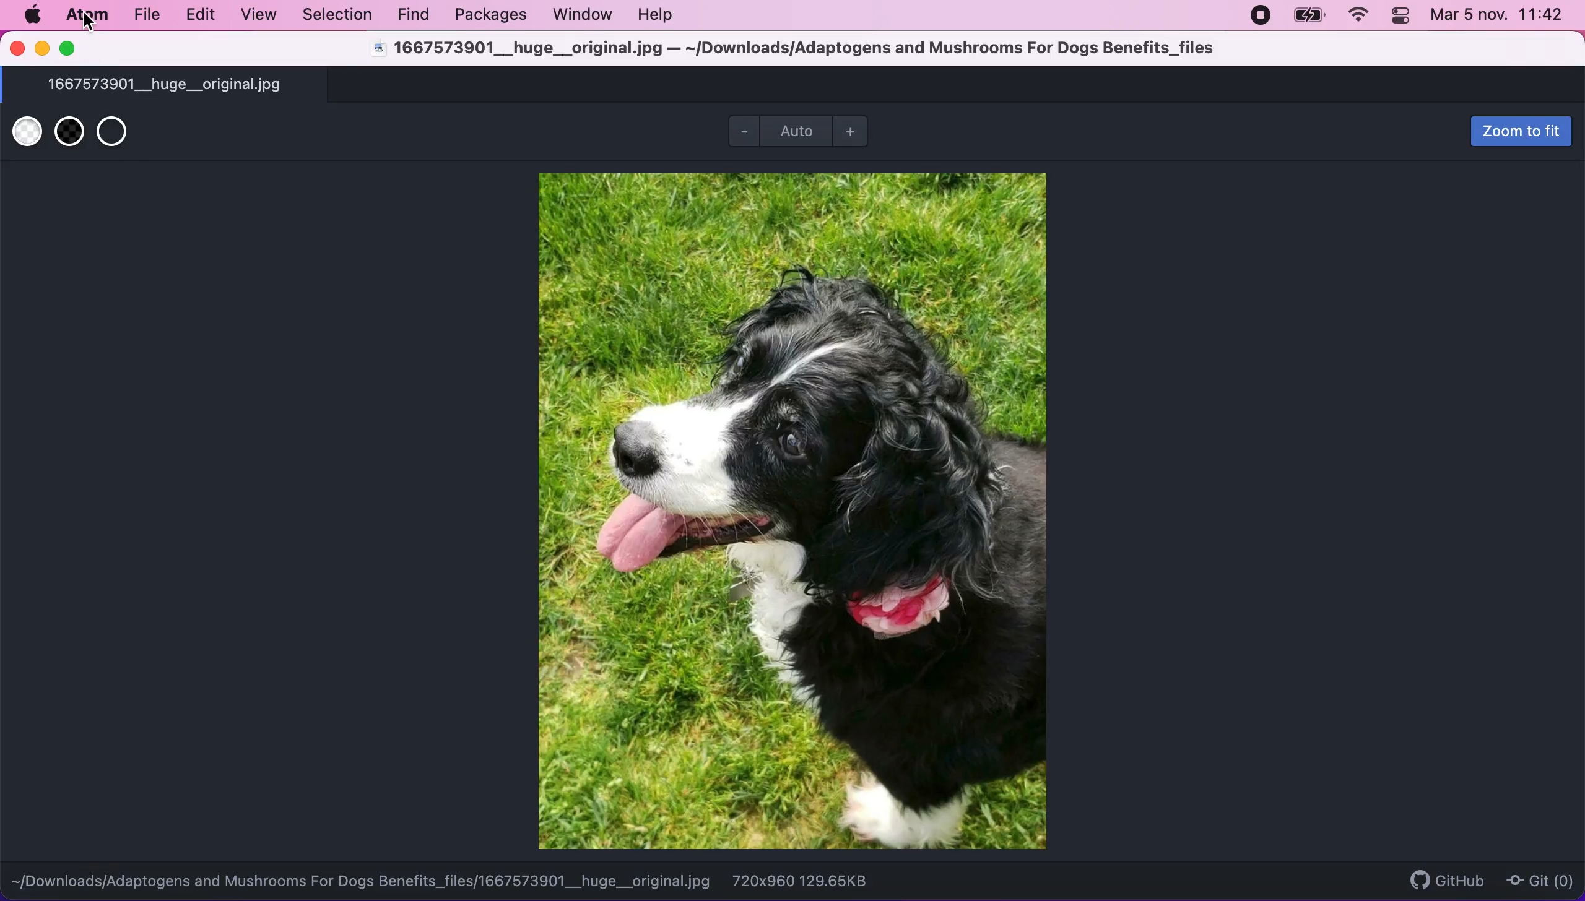 The image size is (1585, 901). Describe the element at coordinates (1500, 17) in the screenshot. I see `Mar 5 nov. 11:42` at that location.